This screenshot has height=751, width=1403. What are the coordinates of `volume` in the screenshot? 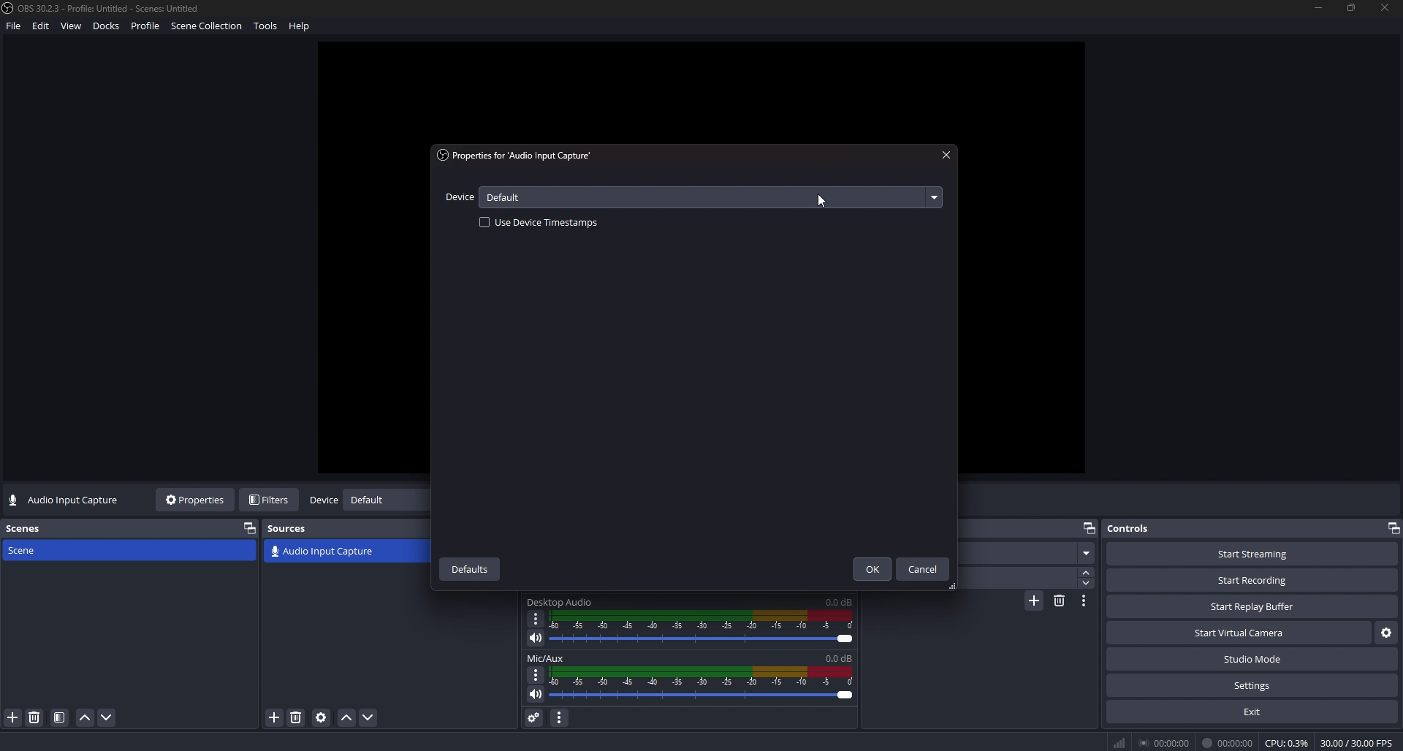 It's located at (533, 697).